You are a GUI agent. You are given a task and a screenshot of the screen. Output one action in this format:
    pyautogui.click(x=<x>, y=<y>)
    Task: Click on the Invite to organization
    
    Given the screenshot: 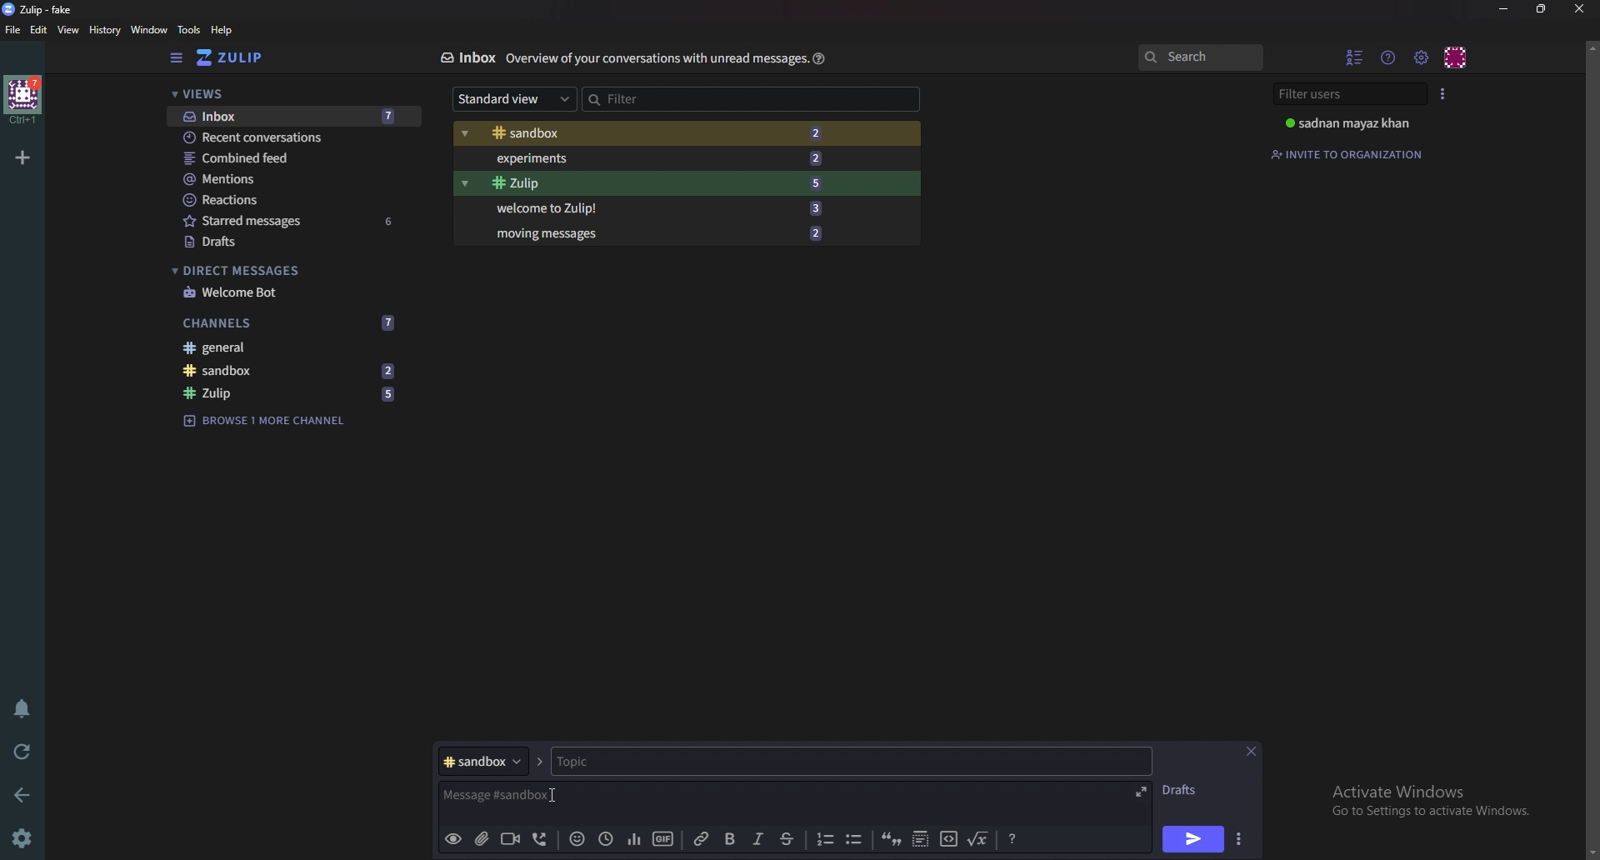 What is the action you would take?
    pyautogui.click(x=1350, y=152)
    